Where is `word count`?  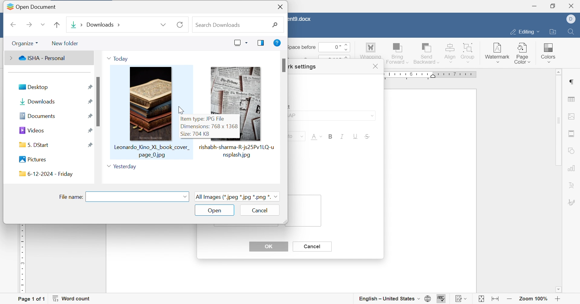
word count is located at coordinates (72, 299).